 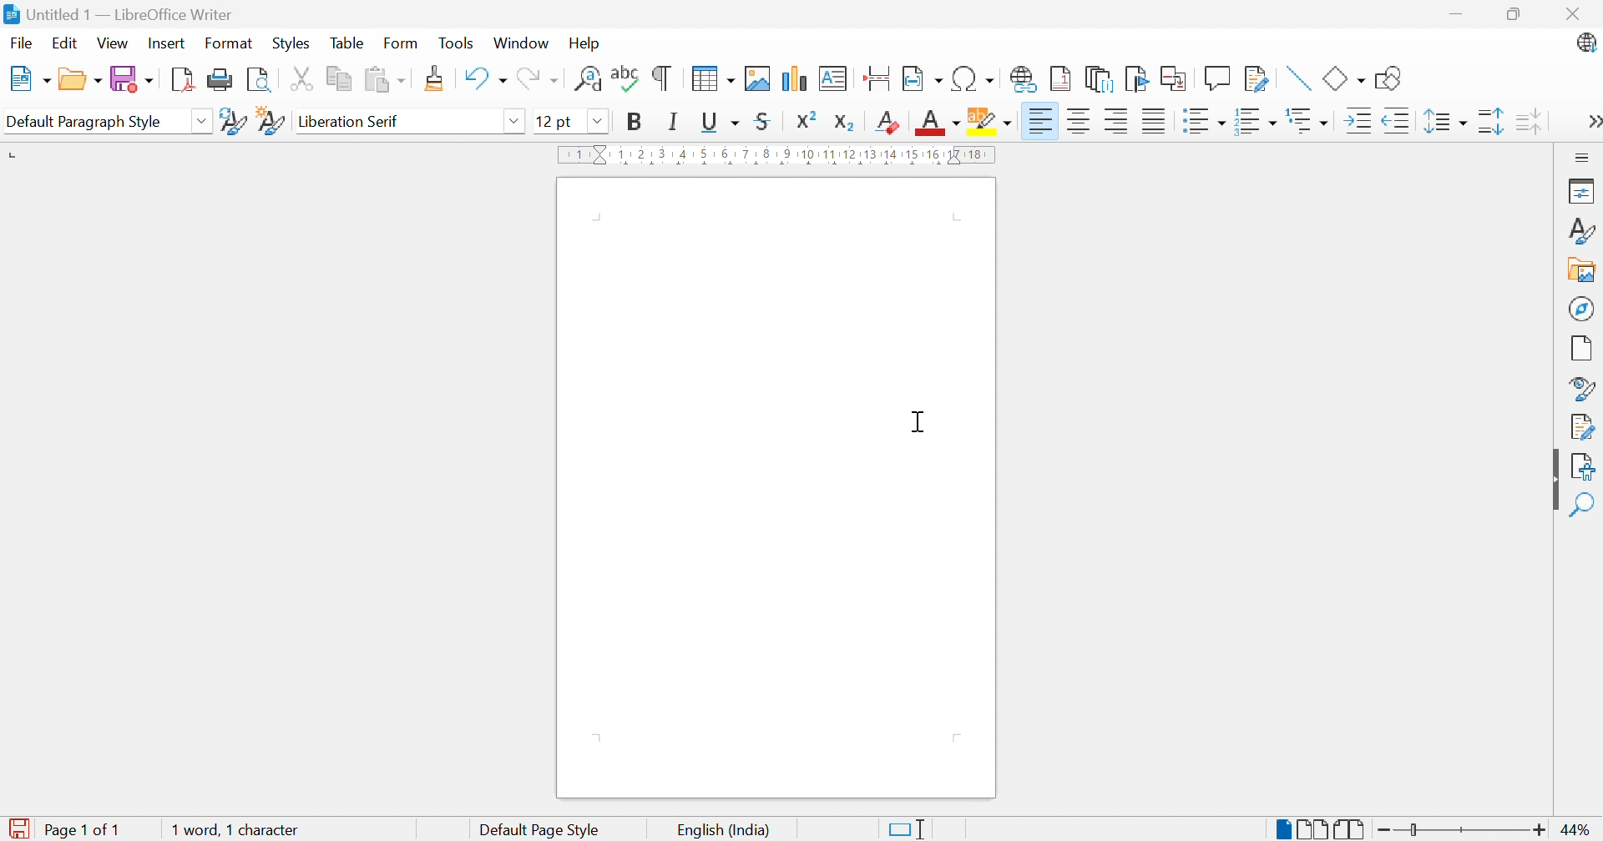 What do you see at coordinates (880, 77) in the screenshot?
I see `Inset page break` at bounding box center [880, 77].